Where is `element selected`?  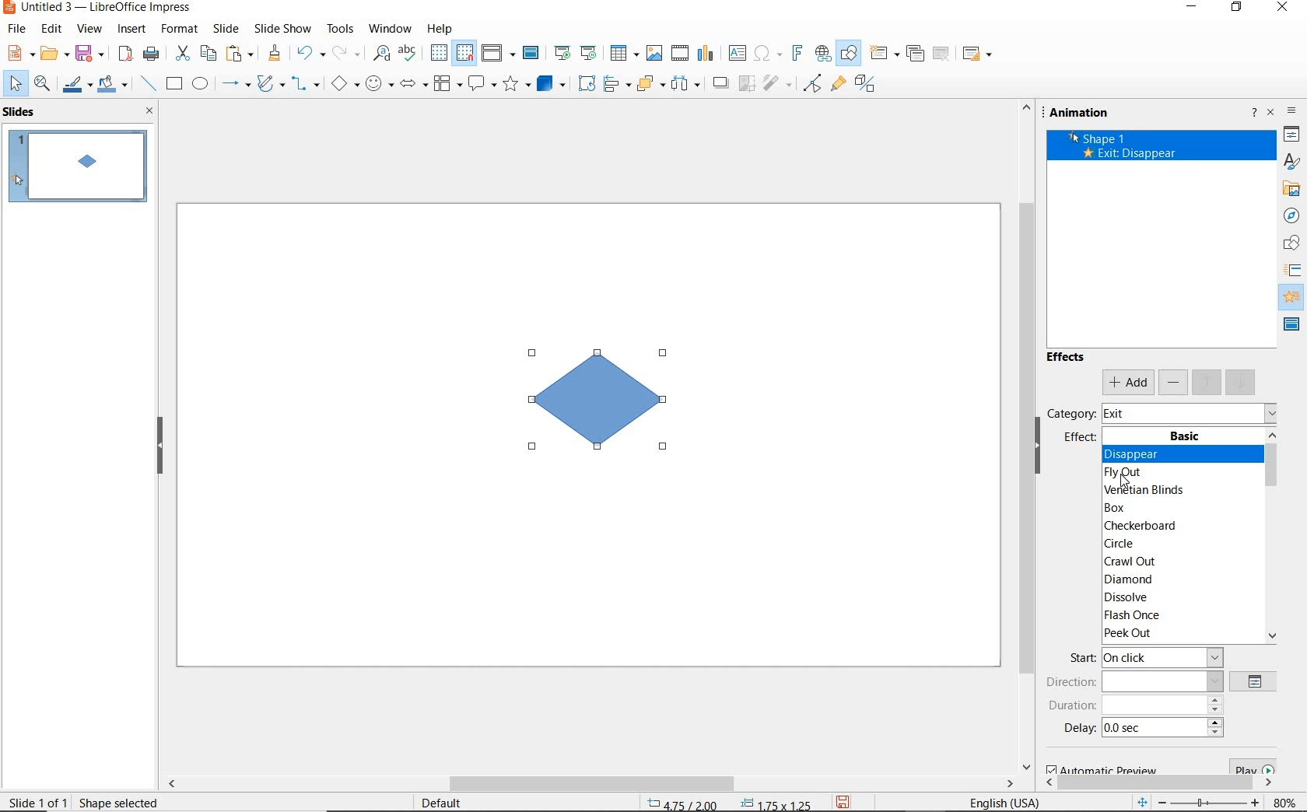 element selected is located at coordinates (598, 398).